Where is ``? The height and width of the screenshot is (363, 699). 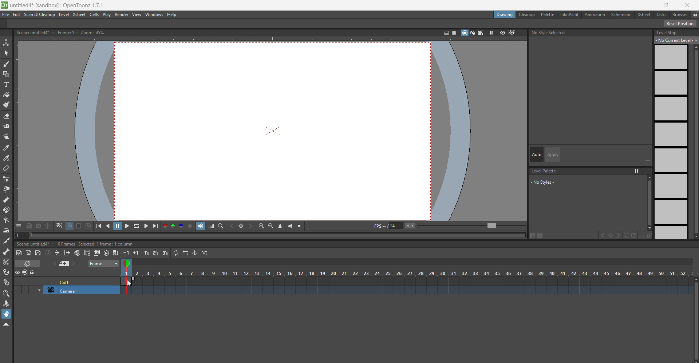  is located at coordinates (290, 226).